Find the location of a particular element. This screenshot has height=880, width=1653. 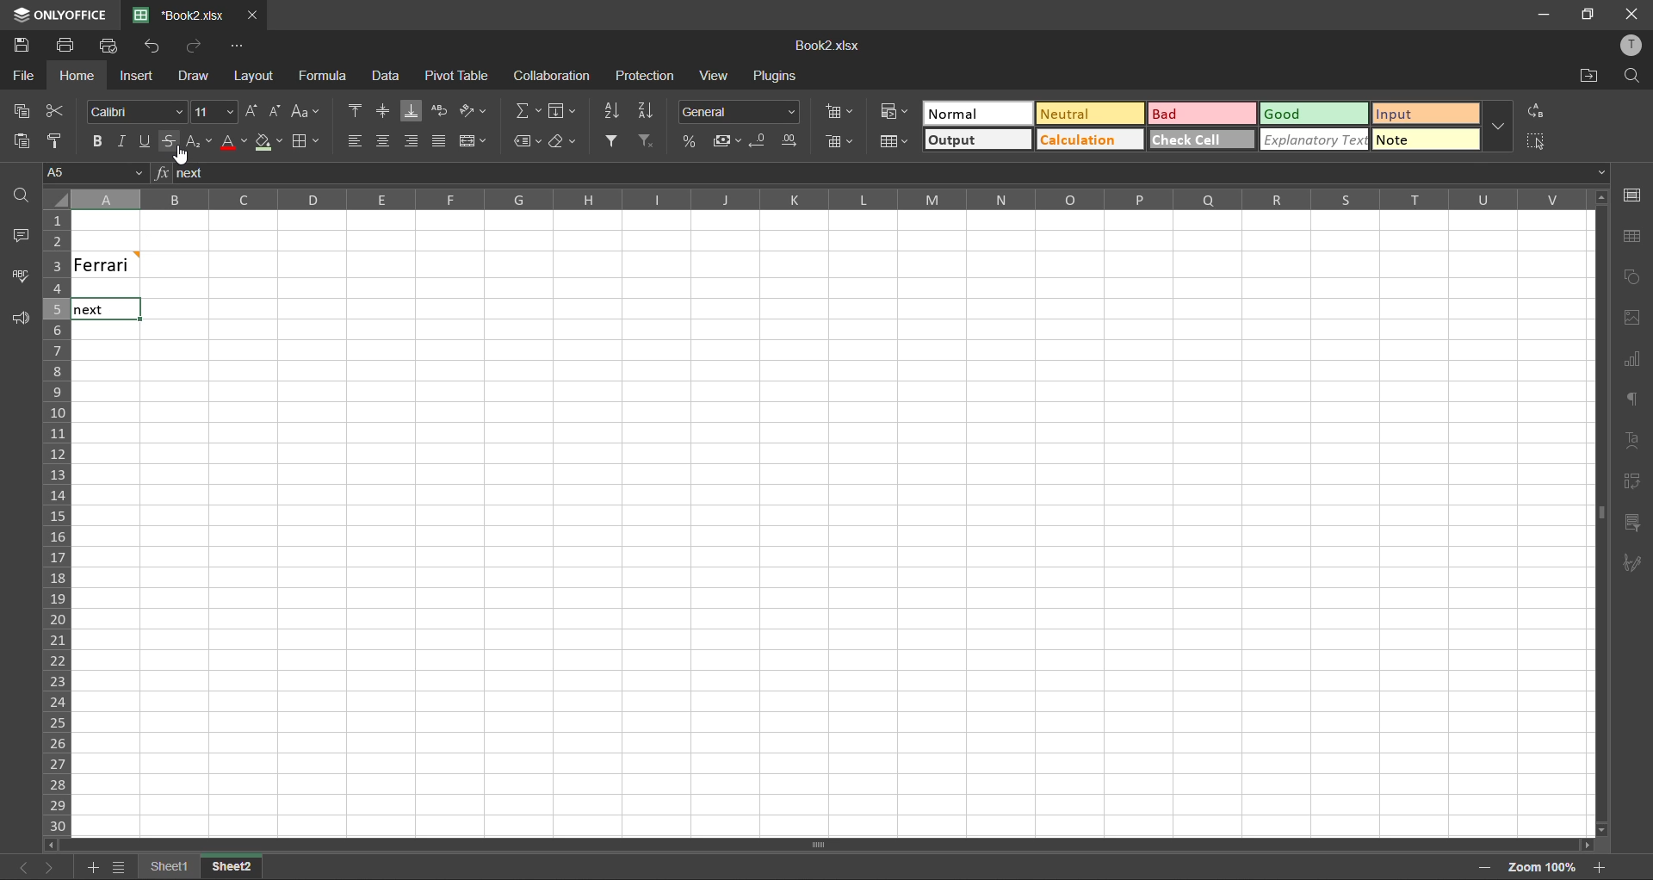

cell settings is located at coordinates (1634, 195).